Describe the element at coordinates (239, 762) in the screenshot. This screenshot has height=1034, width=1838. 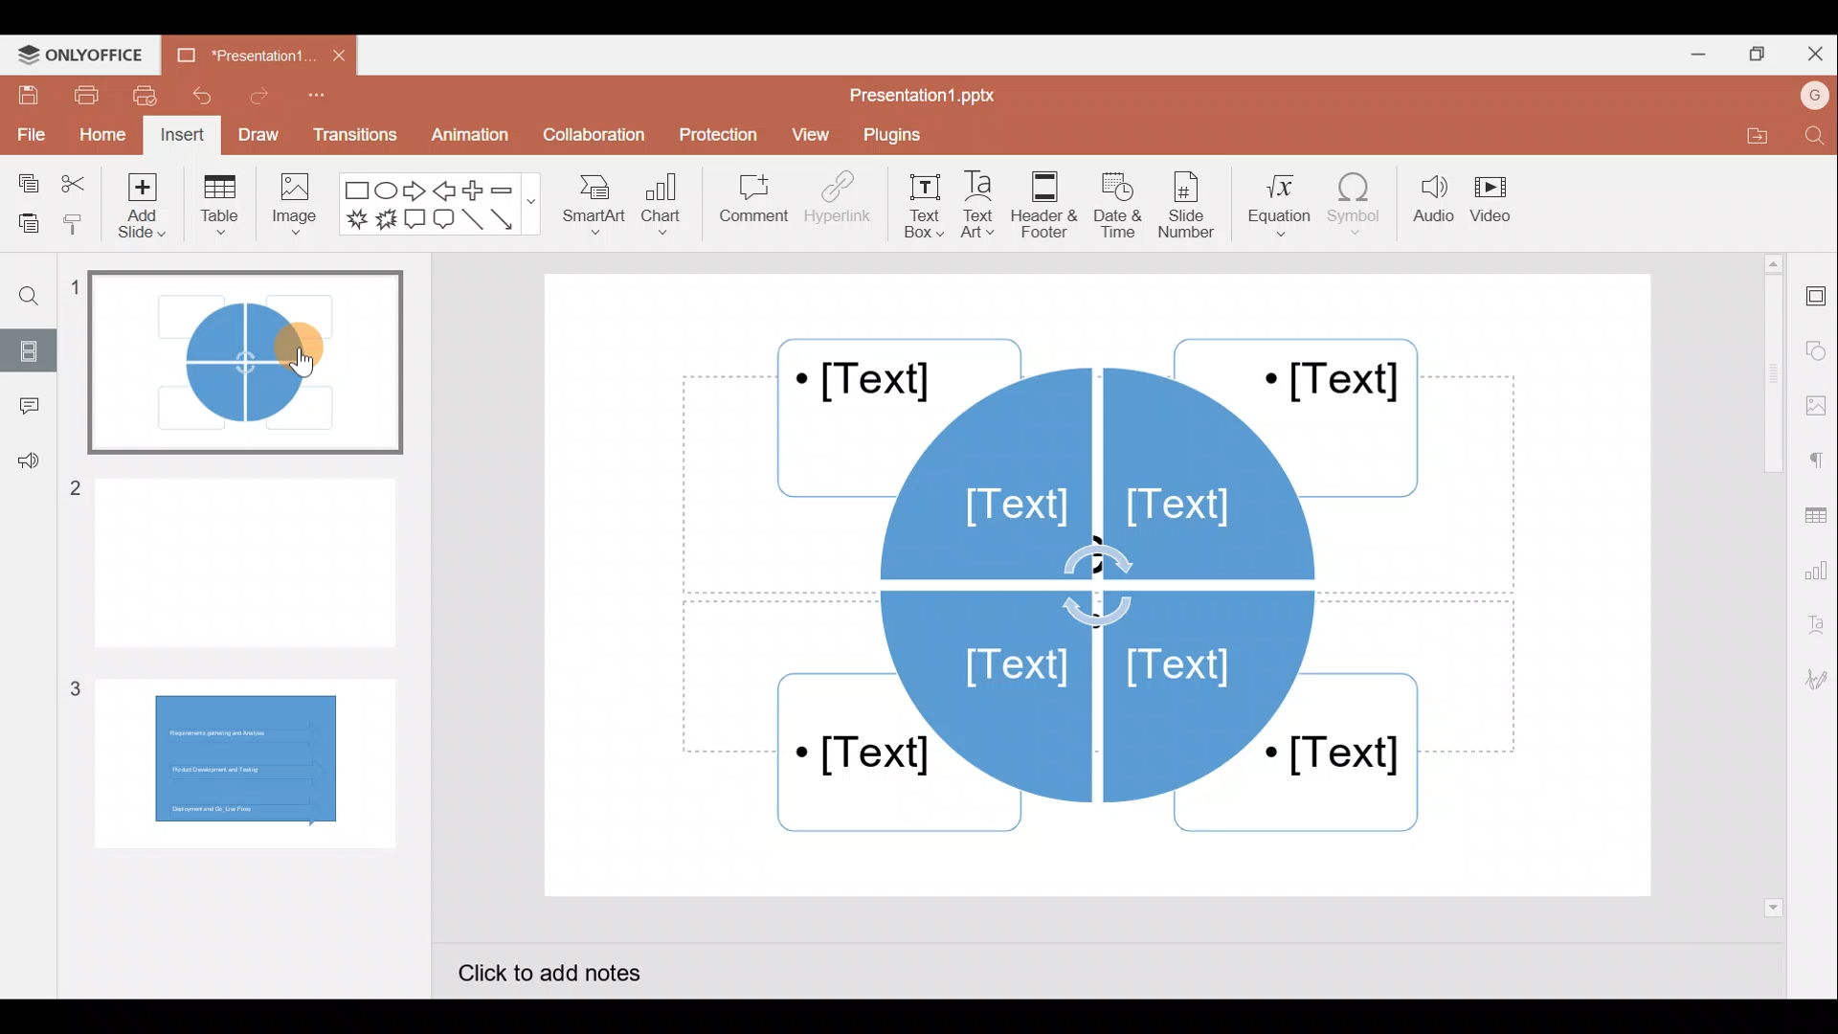
I see `Slide 3` at that location.